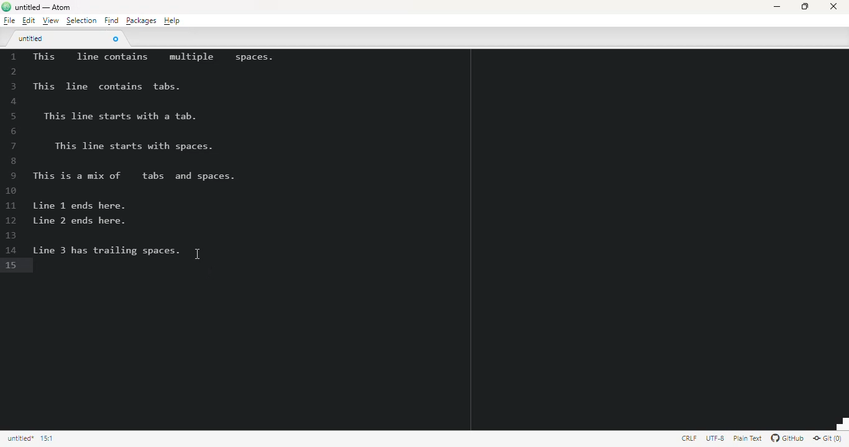 This screenshot has height=447, width=849. Describe the element at coordinates (9, 20) in the screenshot. I see `file` at that location.